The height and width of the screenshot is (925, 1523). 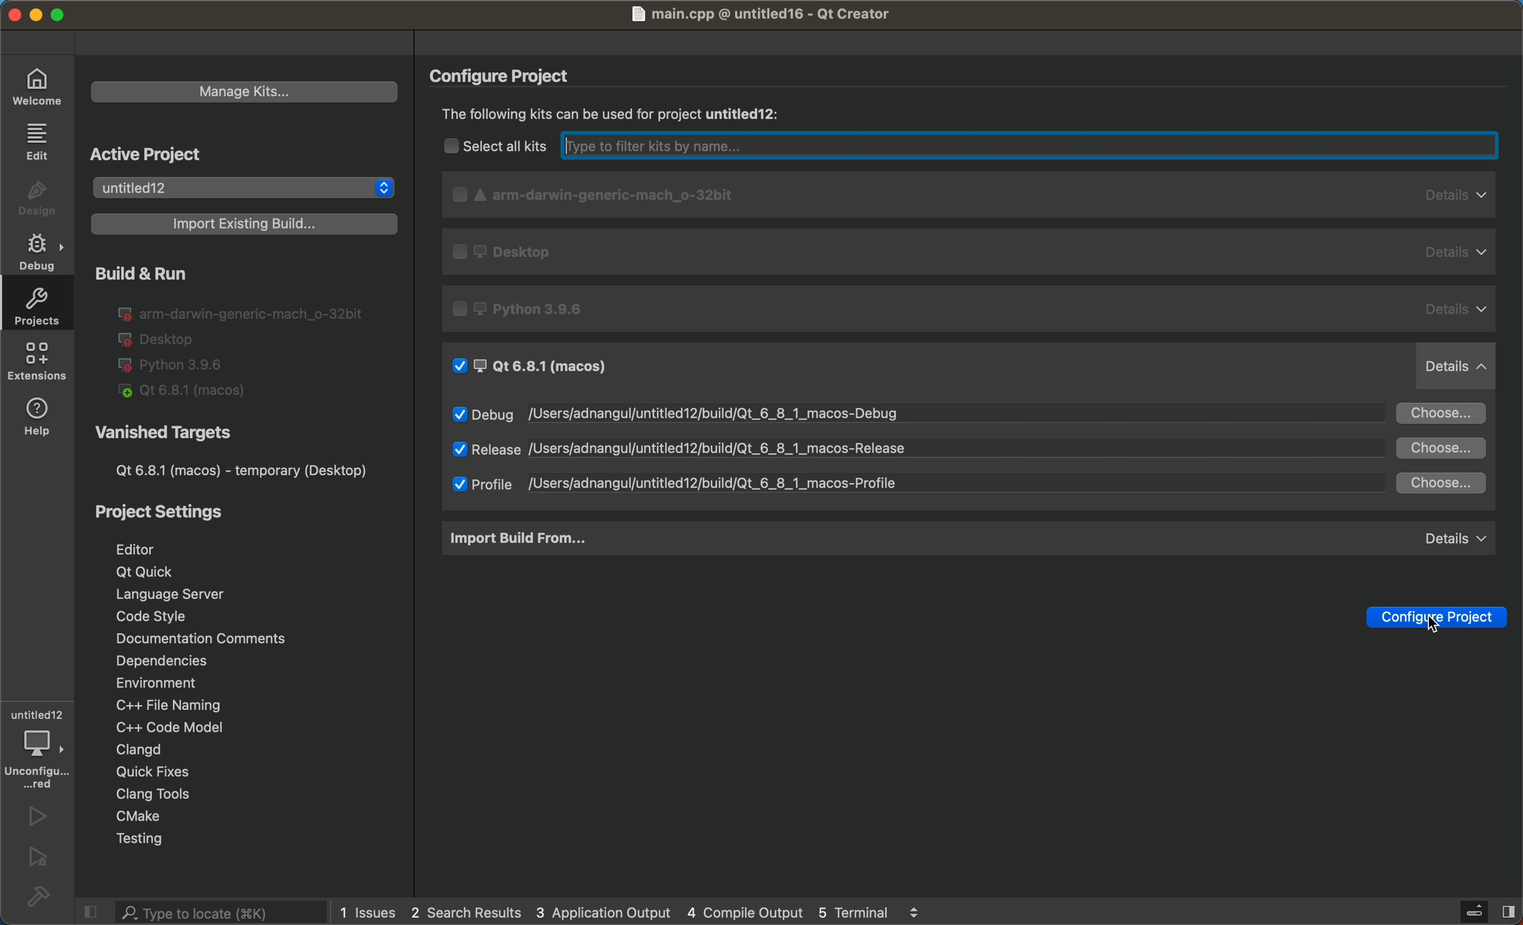 What do you see at coordinates (40, 744) in the screenshot?
I see `debugger` at bounding box center [40, 744].